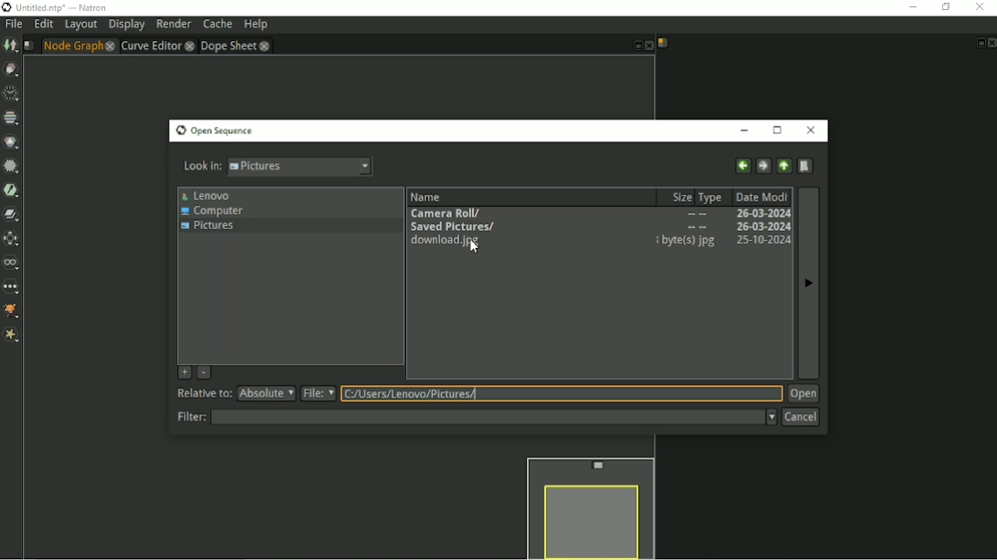 The width and height of the screenshot is (997, 560). Describe the element at coordinates (12, 337) in the screenshot. I see `Extra` at that location.